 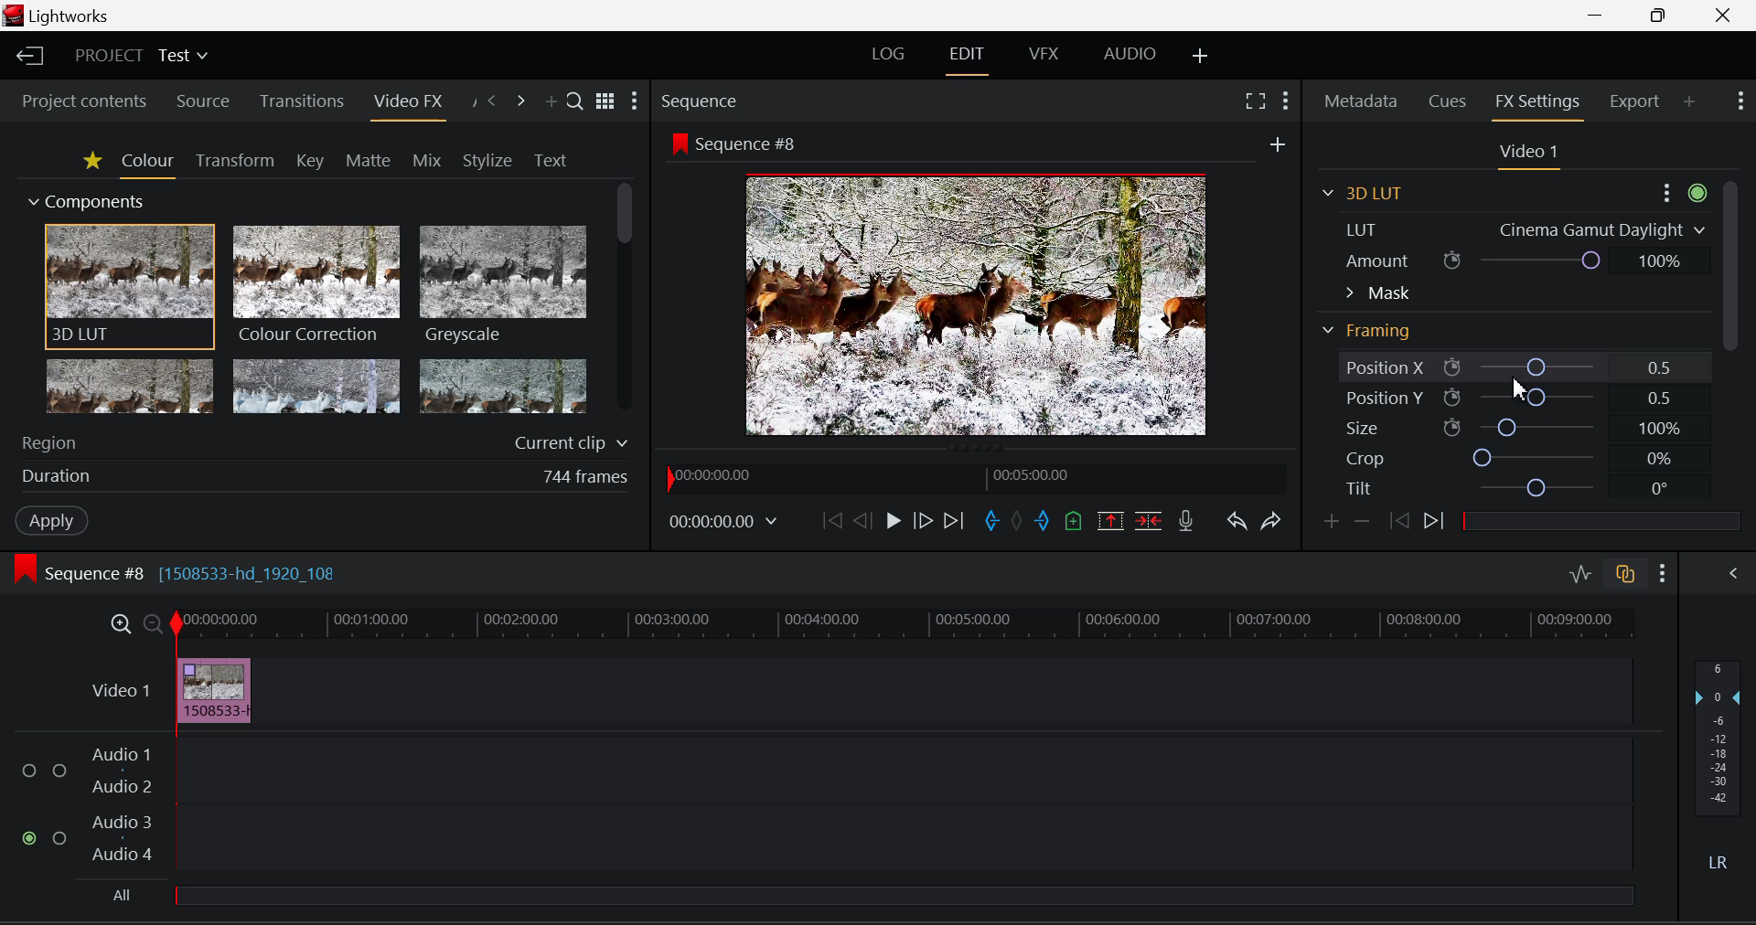 What do you see at coordinates (1514, 366) in the screenshot?
I see `Position X` at bounding box center [1514, 366].